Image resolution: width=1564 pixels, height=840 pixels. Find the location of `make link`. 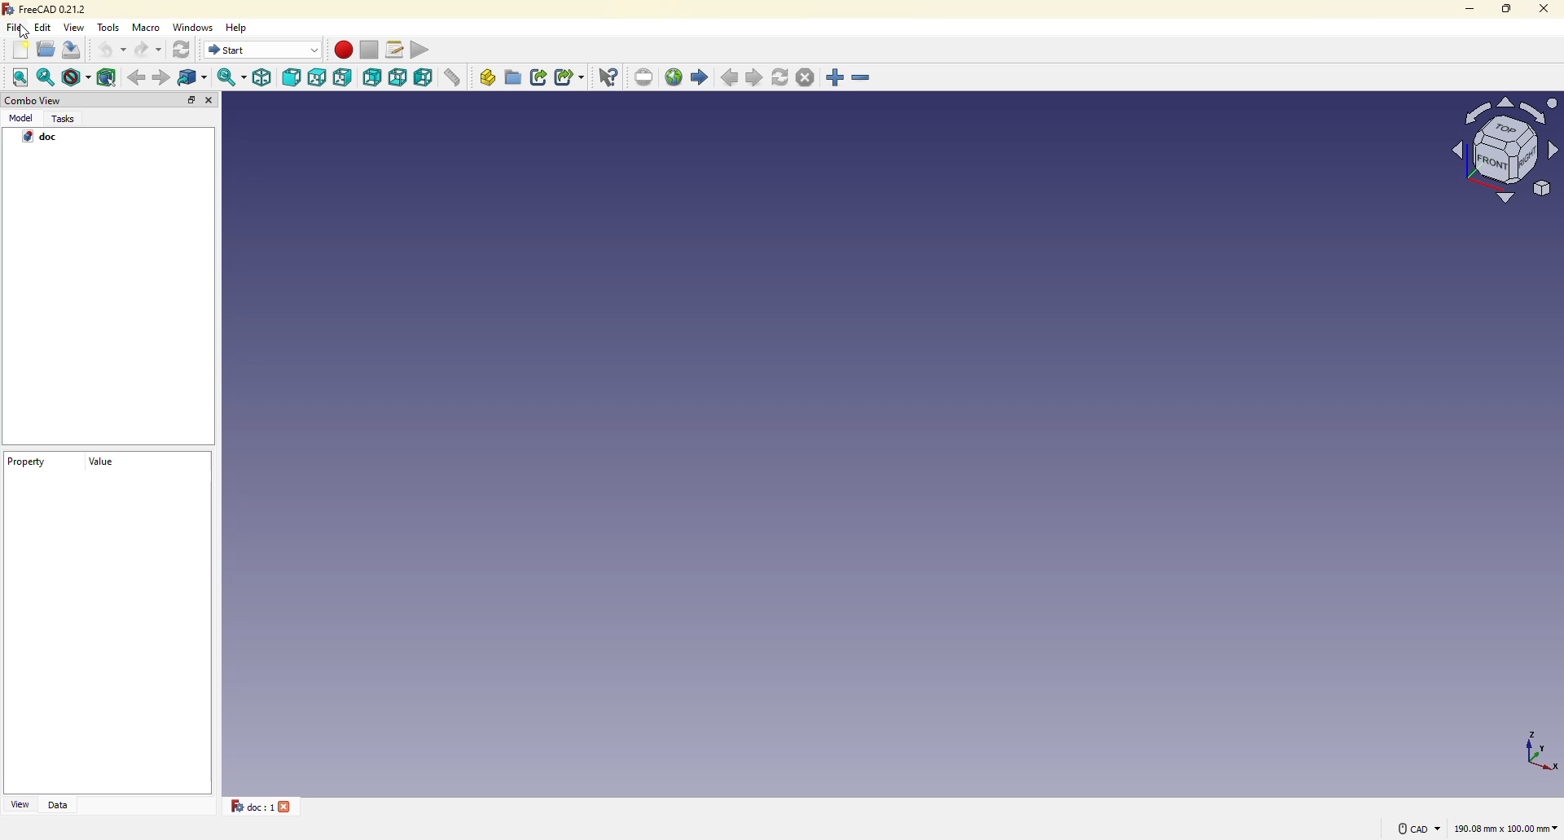

make link is located at coordinates (540, 77).